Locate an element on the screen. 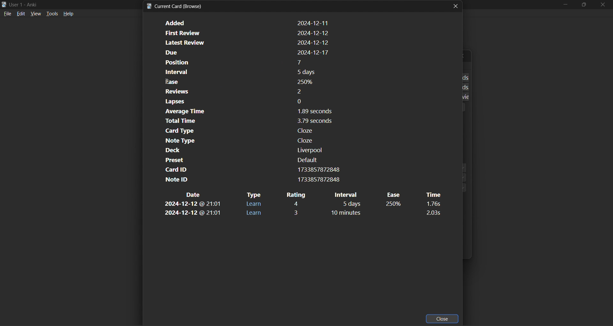  card added date is located at coordinates (246, 23).